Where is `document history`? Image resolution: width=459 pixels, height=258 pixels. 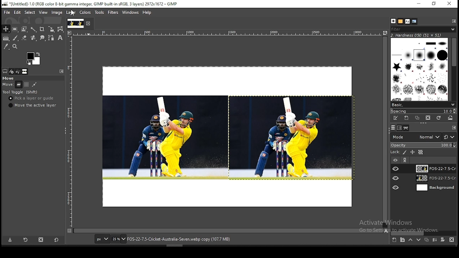 document history is located at coordinates (415, 21).